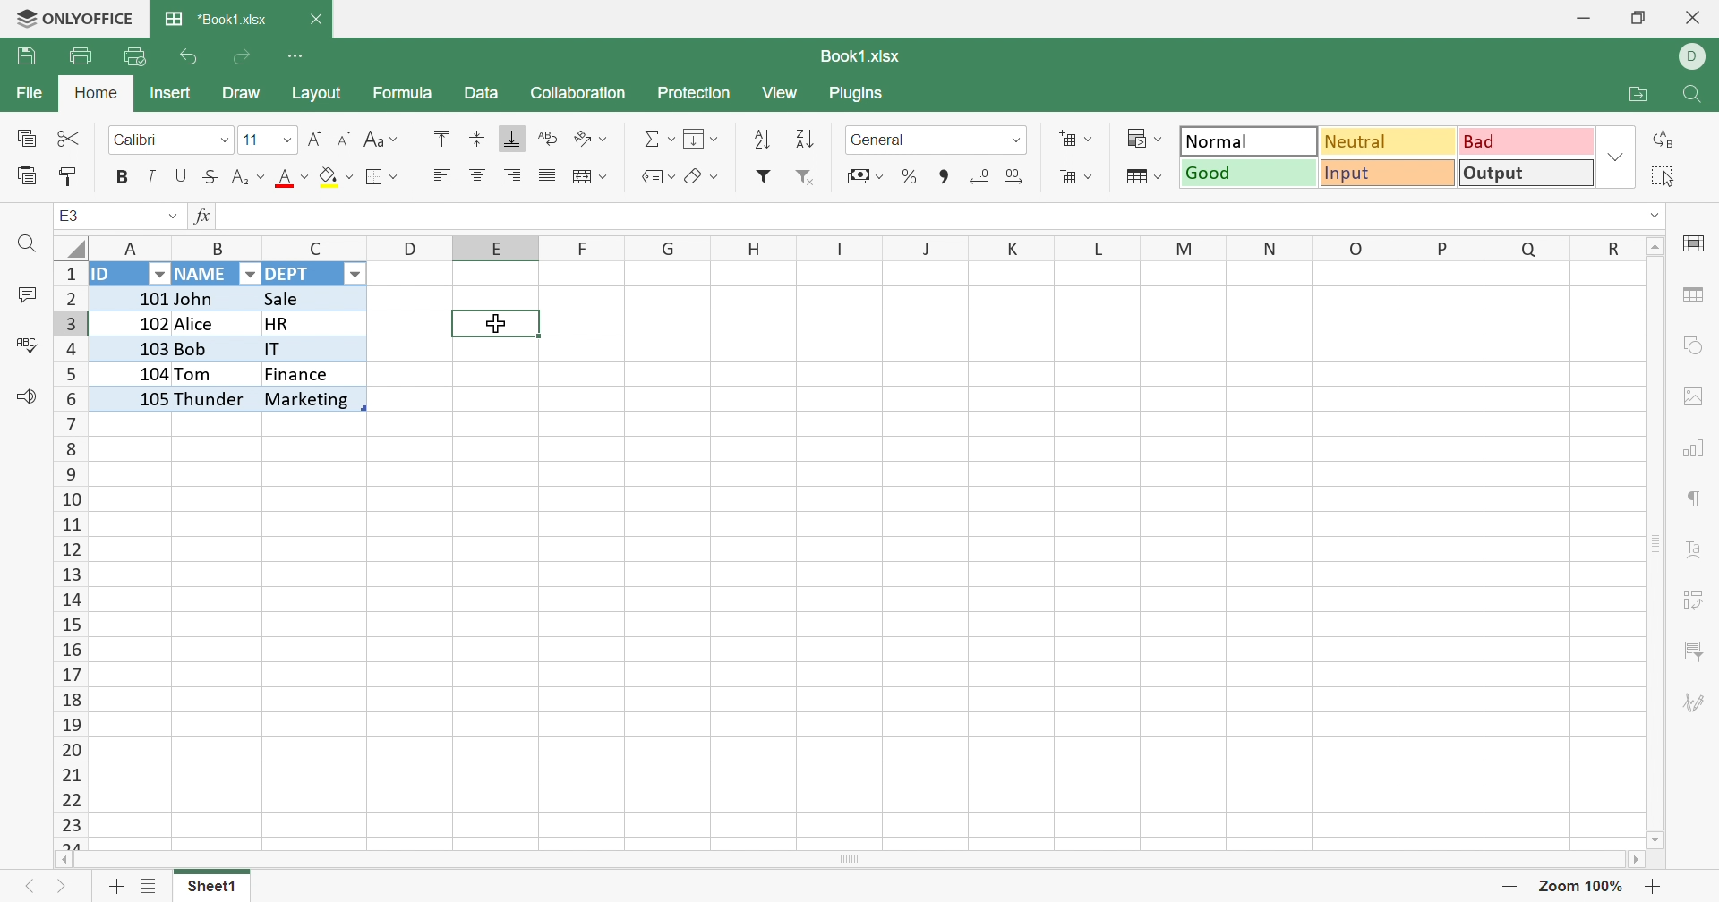 This screenshot has width=1719, height=902. I want to click on Thunder, so click(212, 399).